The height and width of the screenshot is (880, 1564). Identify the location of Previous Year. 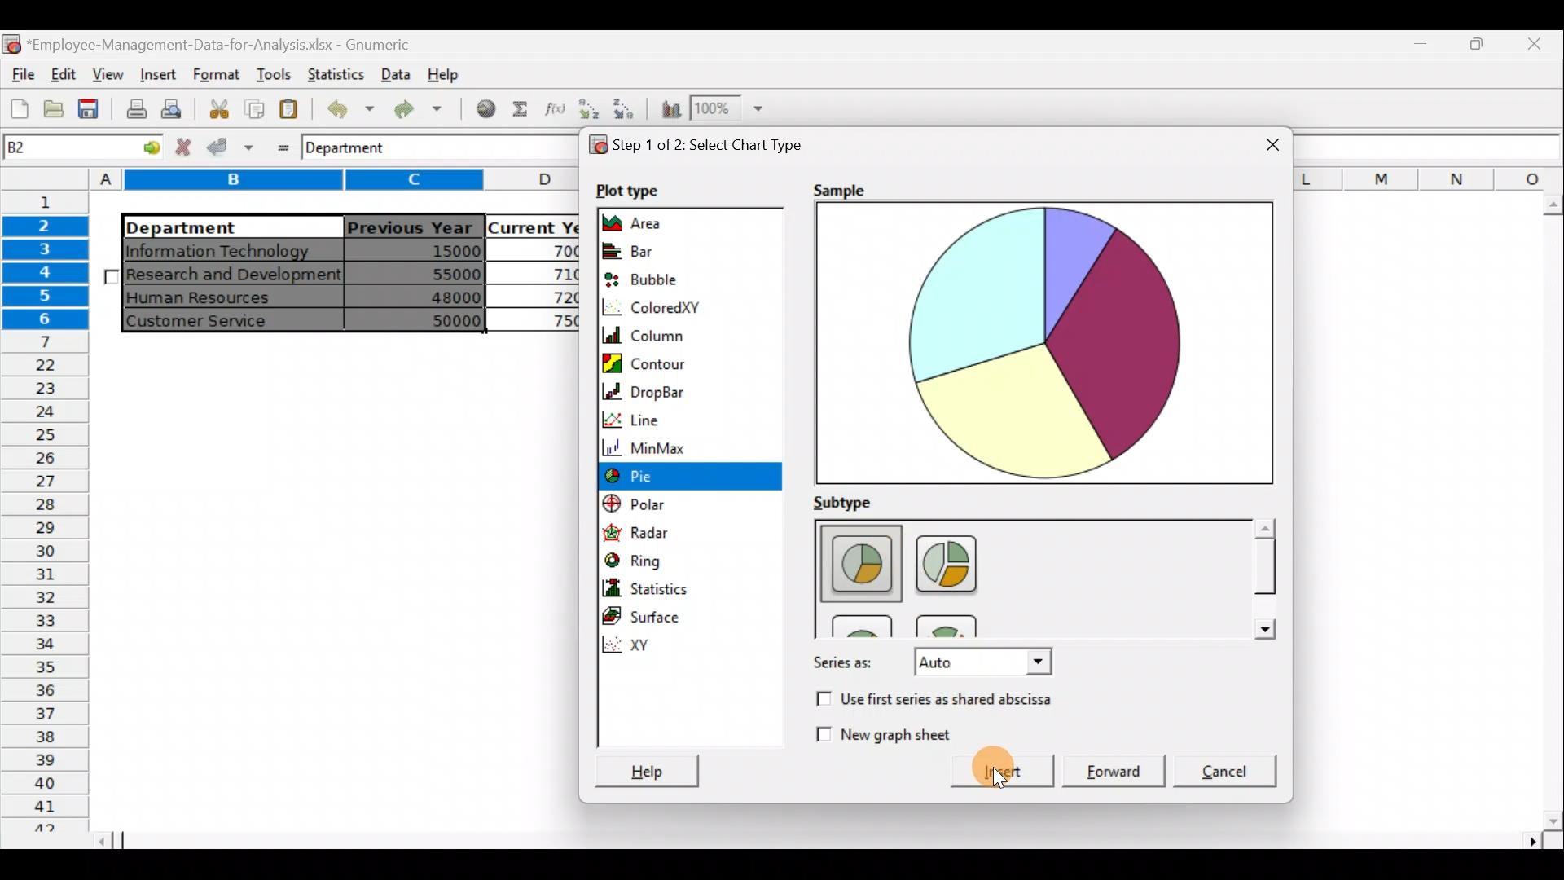
(411, 224).